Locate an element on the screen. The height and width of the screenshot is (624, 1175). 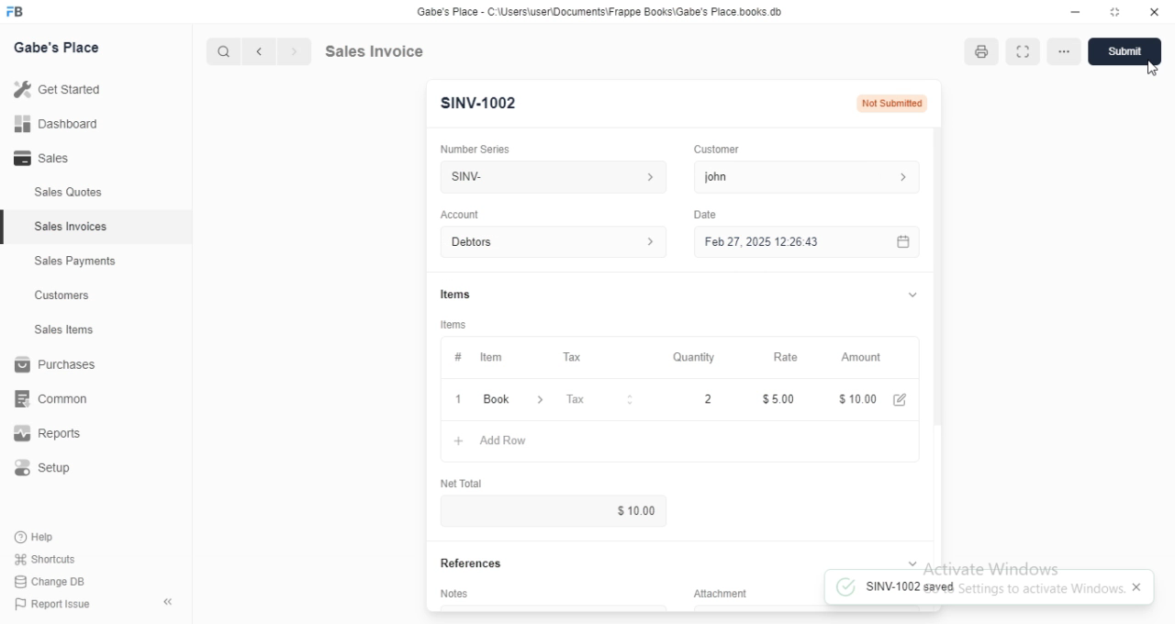
Next is located at coordinates (293, 50).